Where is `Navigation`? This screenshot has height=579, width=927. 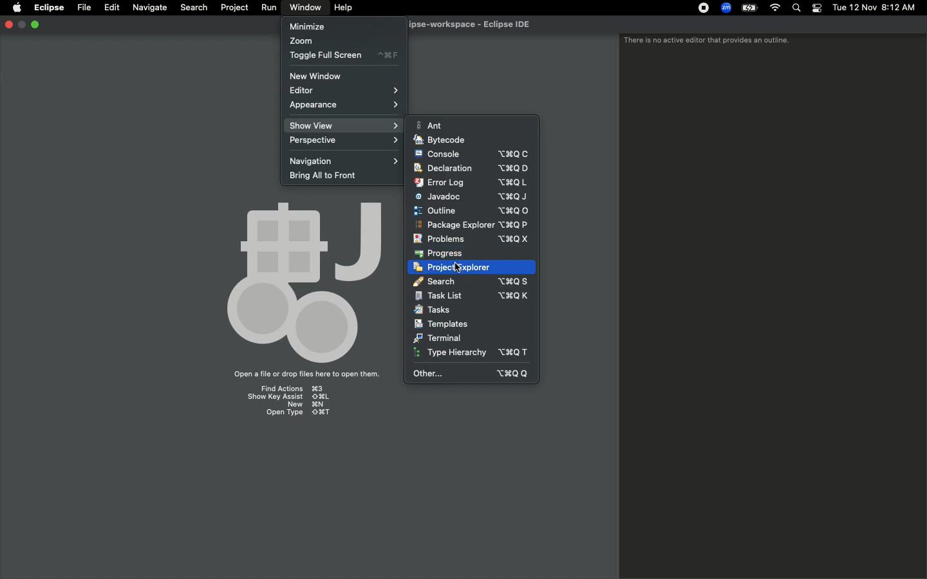
Navigation is located at coordinates (341, 161).